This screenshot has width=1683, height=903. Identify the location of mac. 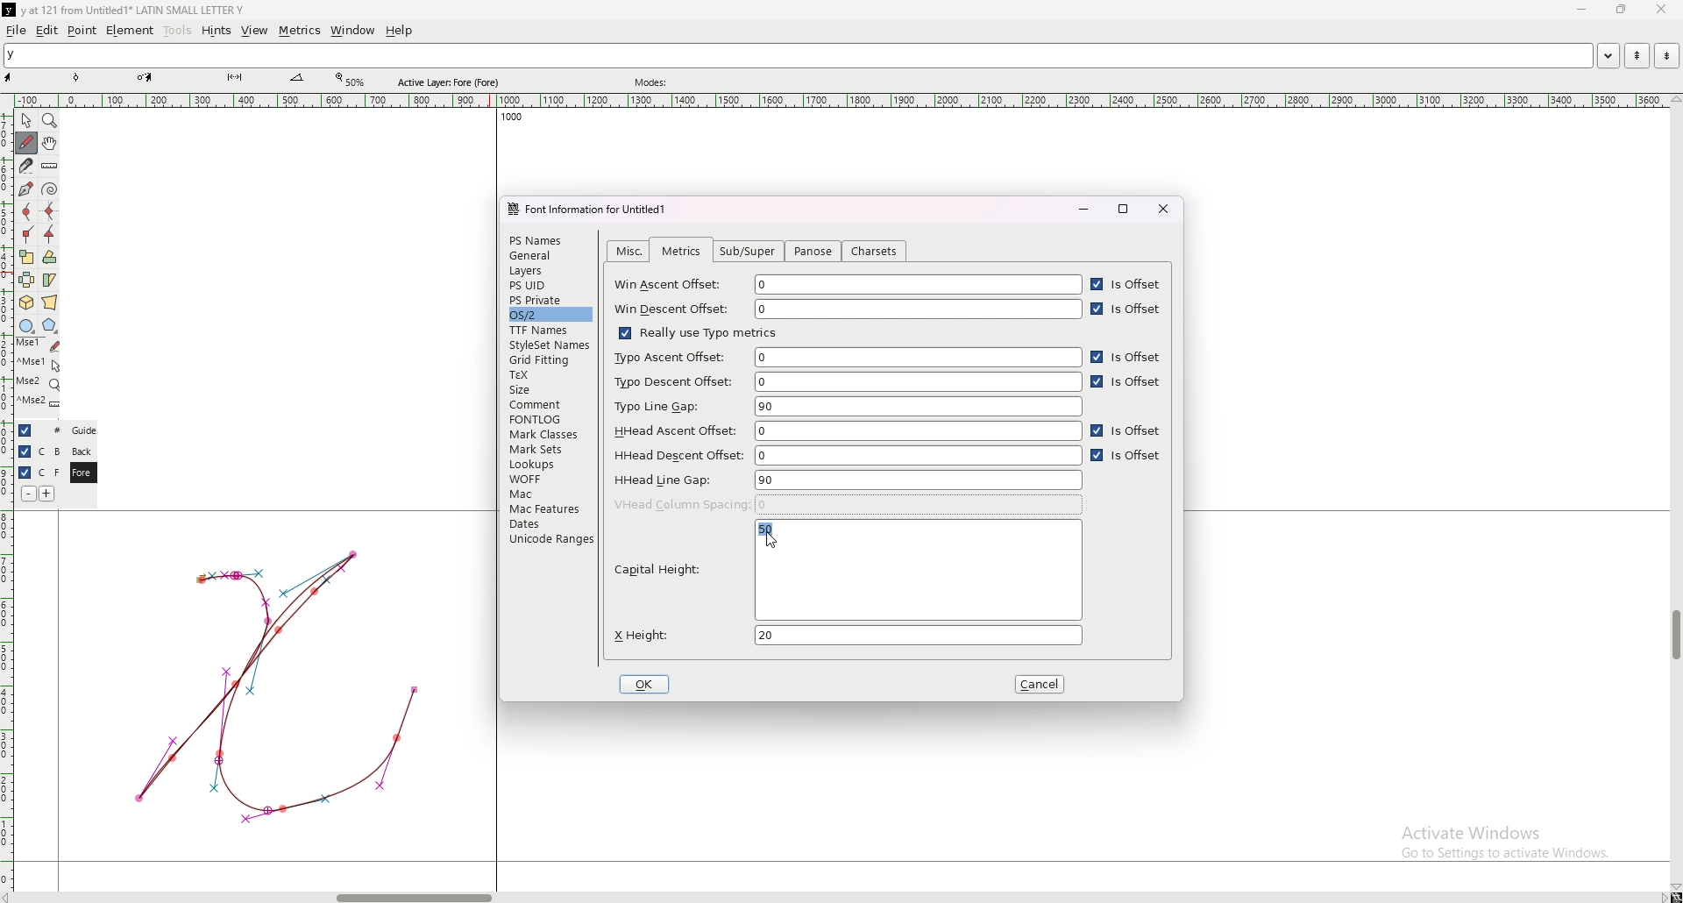
(548, 494).